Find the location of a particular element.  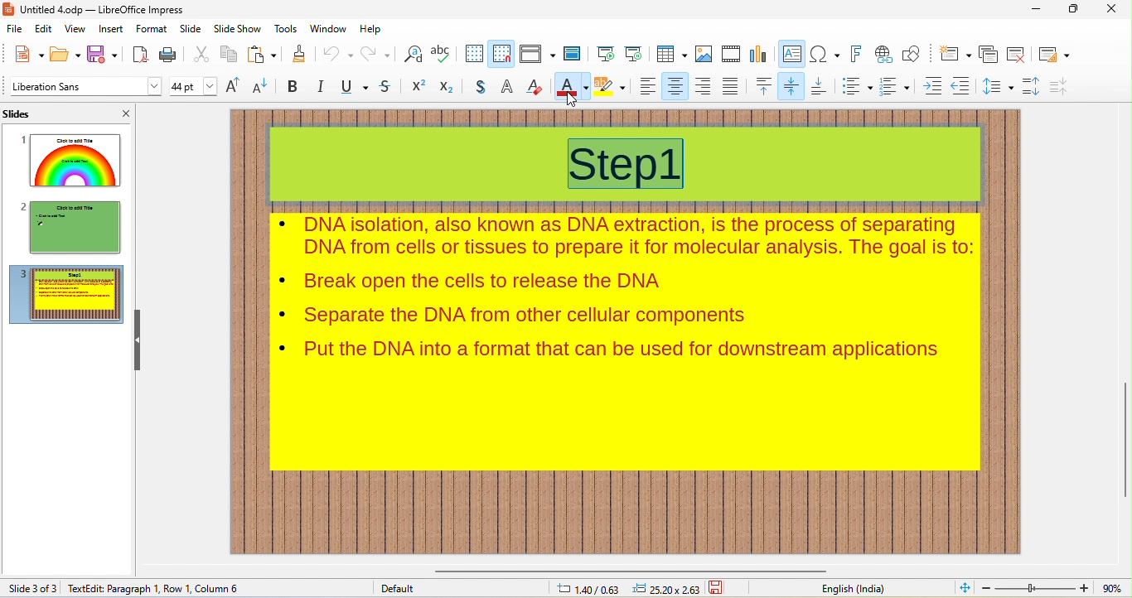

font size is located at coordinates (193, 86).